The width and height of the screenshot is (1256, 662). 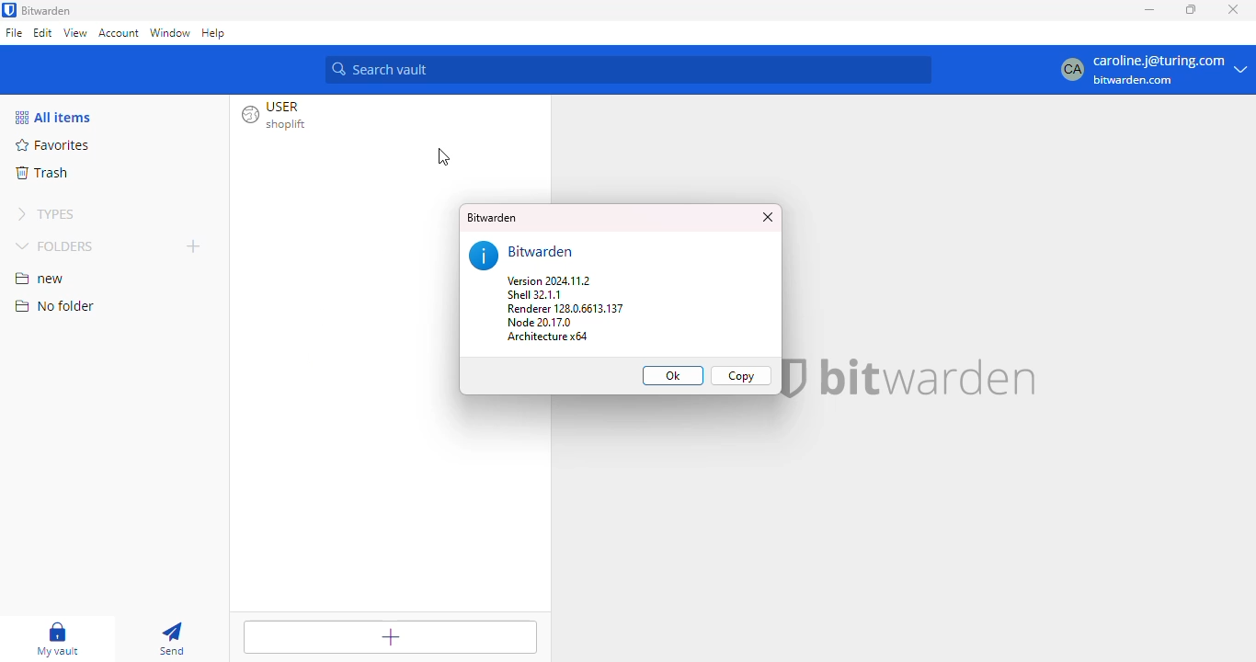 What do you see at coordinates (550, 322) in the screenshot?
I see `Node 2017.0` at bounding box center [550, 322].